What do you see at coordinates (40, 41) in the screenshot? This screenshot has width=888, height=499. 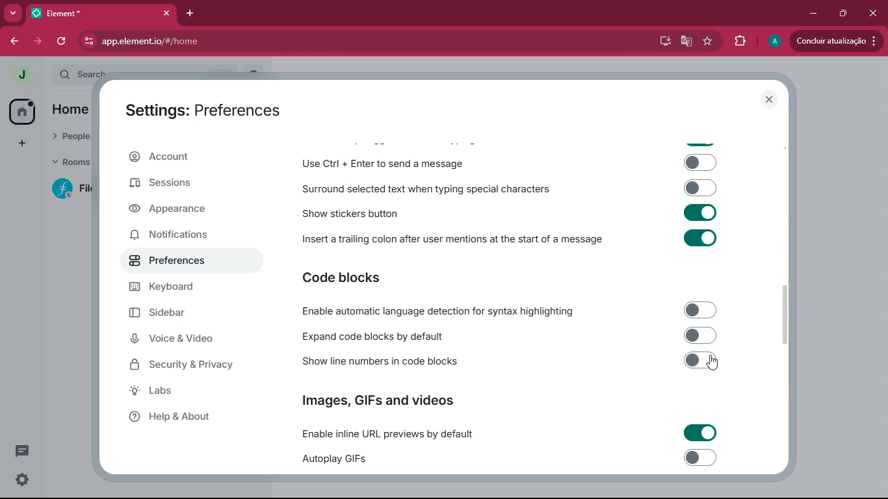 I see `forward` at bounding box center [40, 41].